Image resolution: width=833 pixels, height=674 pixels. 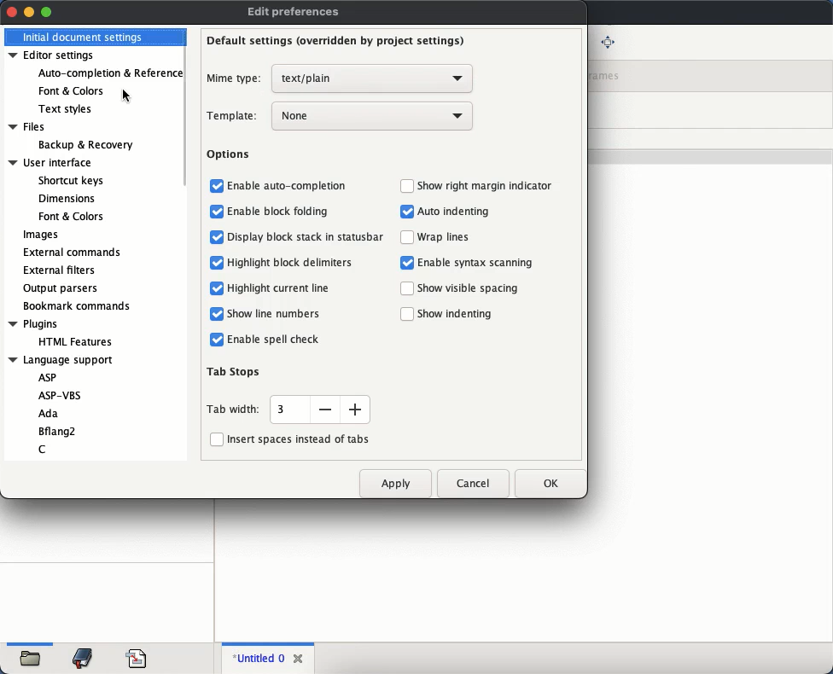 What do you see at coordinates (445, 315) in the screenshot?
I see `show indenting` at bounding box center [445, 315].